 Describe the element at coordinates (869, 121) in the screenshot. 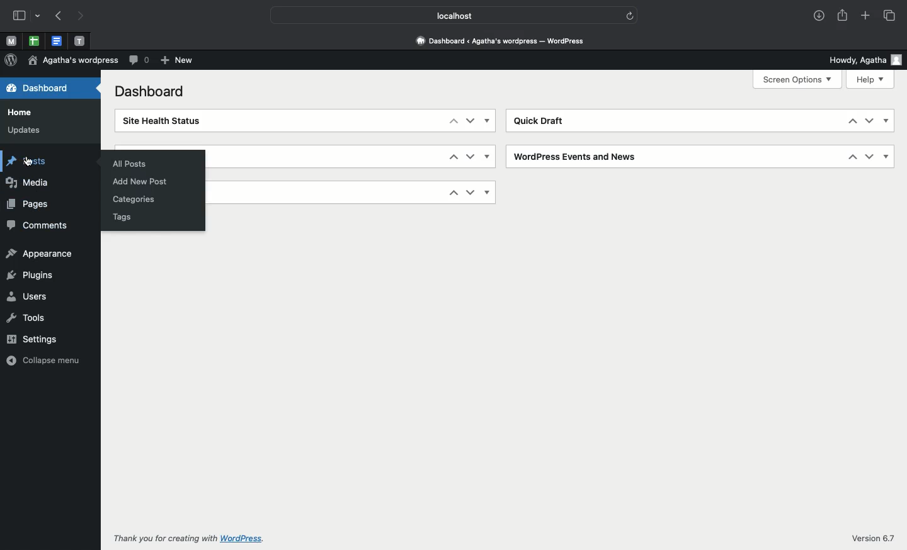

I see `Down` at that location.